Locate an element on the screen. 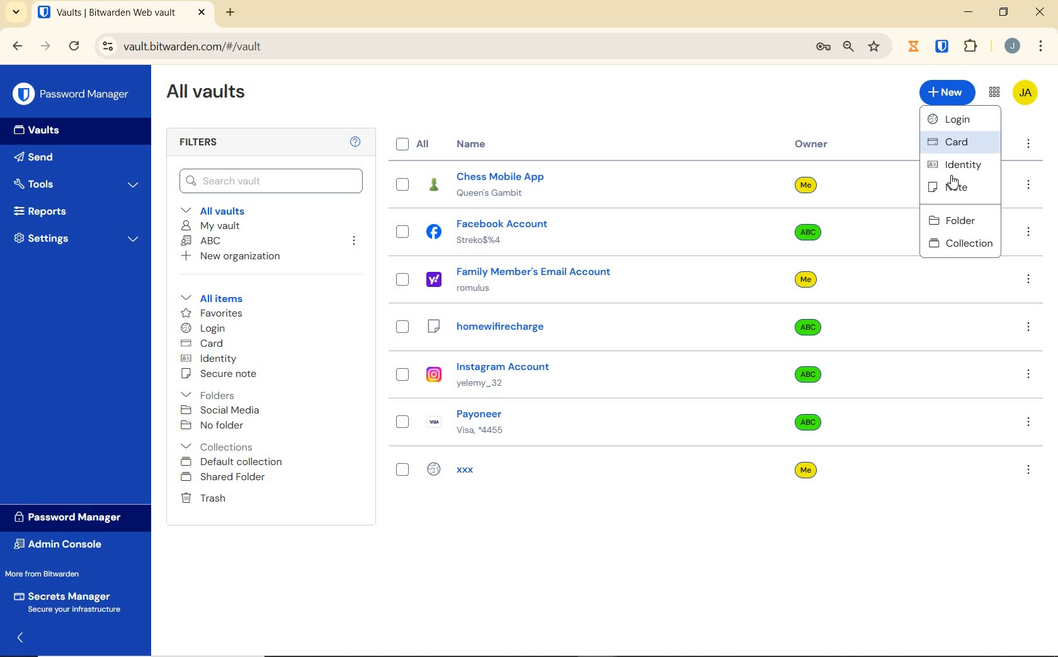 The height and width of the screenshot is (657, 1058). favorites is located at coordinates (210, 313).